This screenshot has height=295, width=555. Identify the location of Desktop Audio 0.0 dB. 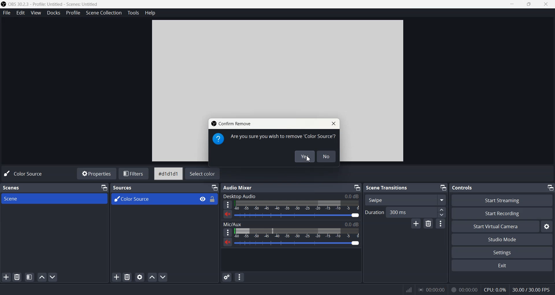
(291, 196).